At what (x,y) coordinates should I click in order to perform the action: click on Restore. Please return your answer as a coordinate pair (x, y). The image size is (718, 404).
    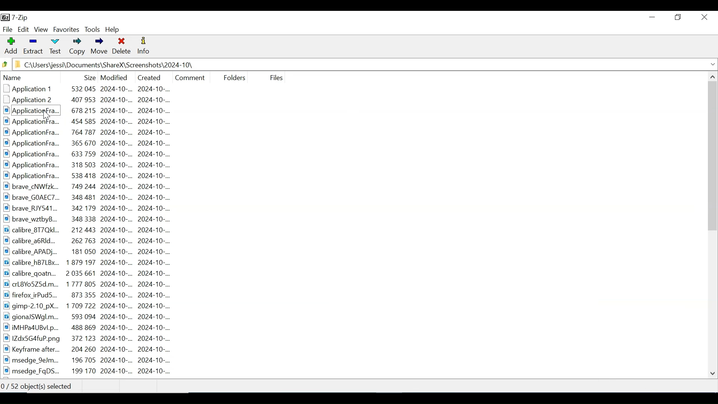
    Looking at the image, I should click on (679, 17).